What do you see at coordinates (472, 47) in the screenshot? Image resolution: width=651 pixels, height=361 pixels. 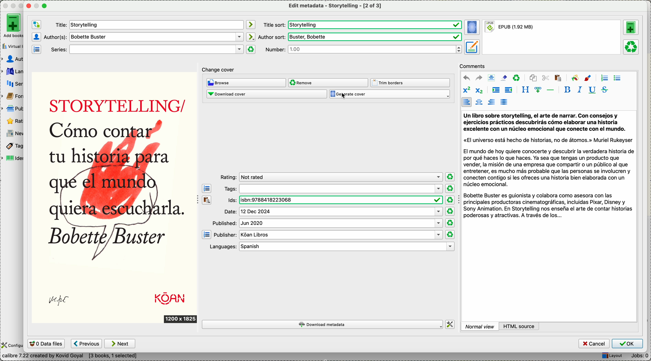 I see `set metadata for the book` at bounding box center [472, 47].